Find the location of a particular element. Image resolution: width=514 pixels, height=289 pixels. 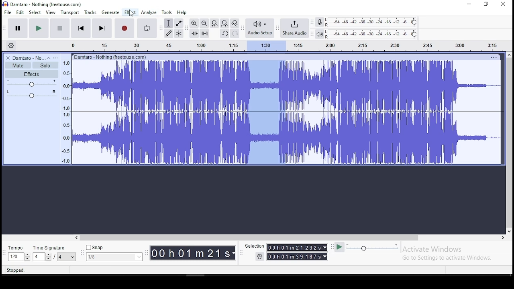

drop down is located at coordinates (326, 256).